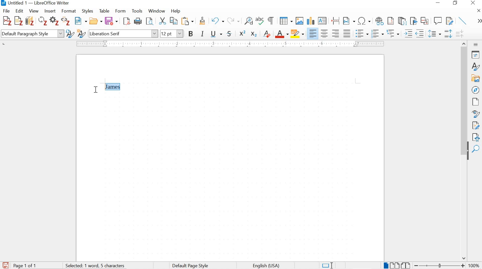 This screenshot has width=482, height=269. Describe the element at coordinates (7, 11) in the screenshot. I see `file` at that location.